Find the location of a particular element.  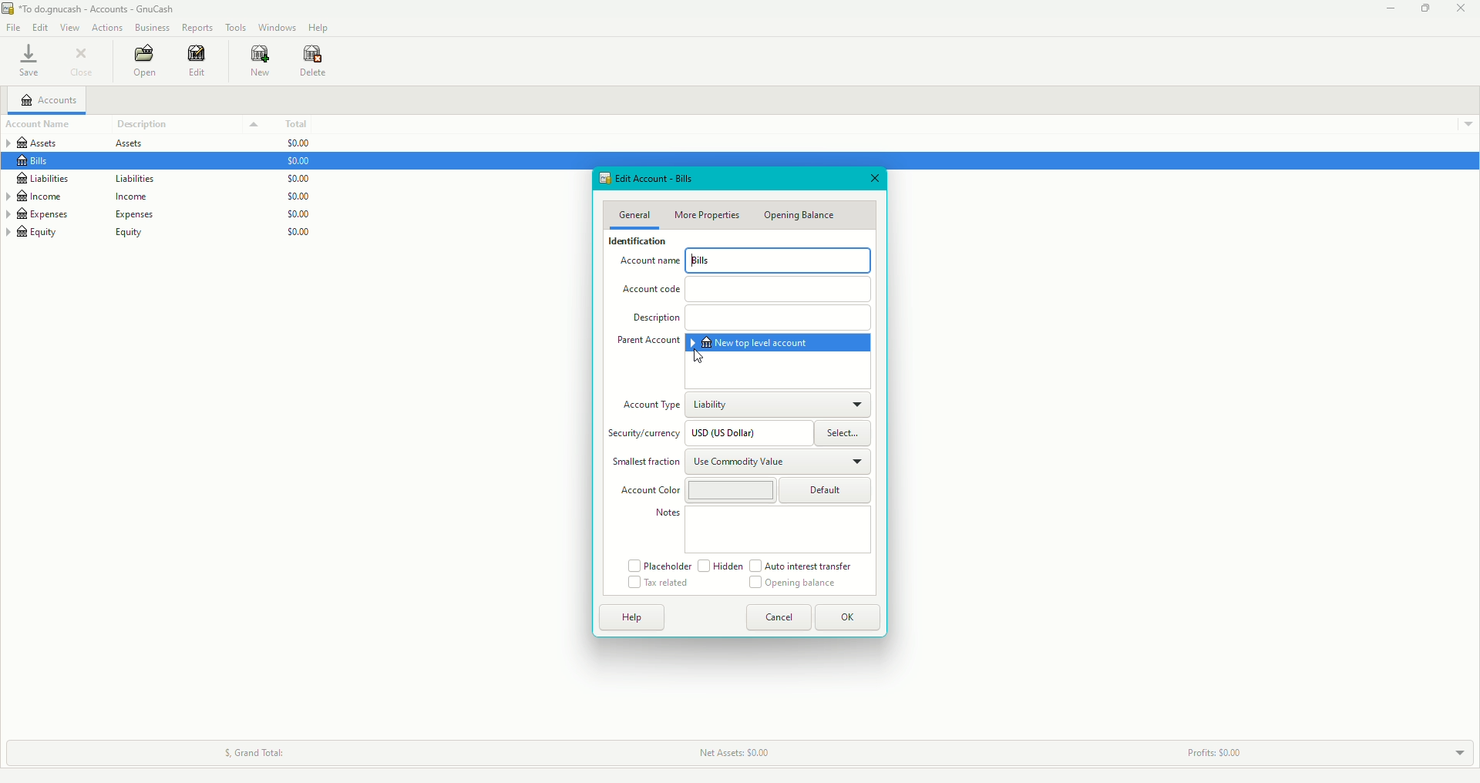

Security/currency is located at coordinates (647, 434).